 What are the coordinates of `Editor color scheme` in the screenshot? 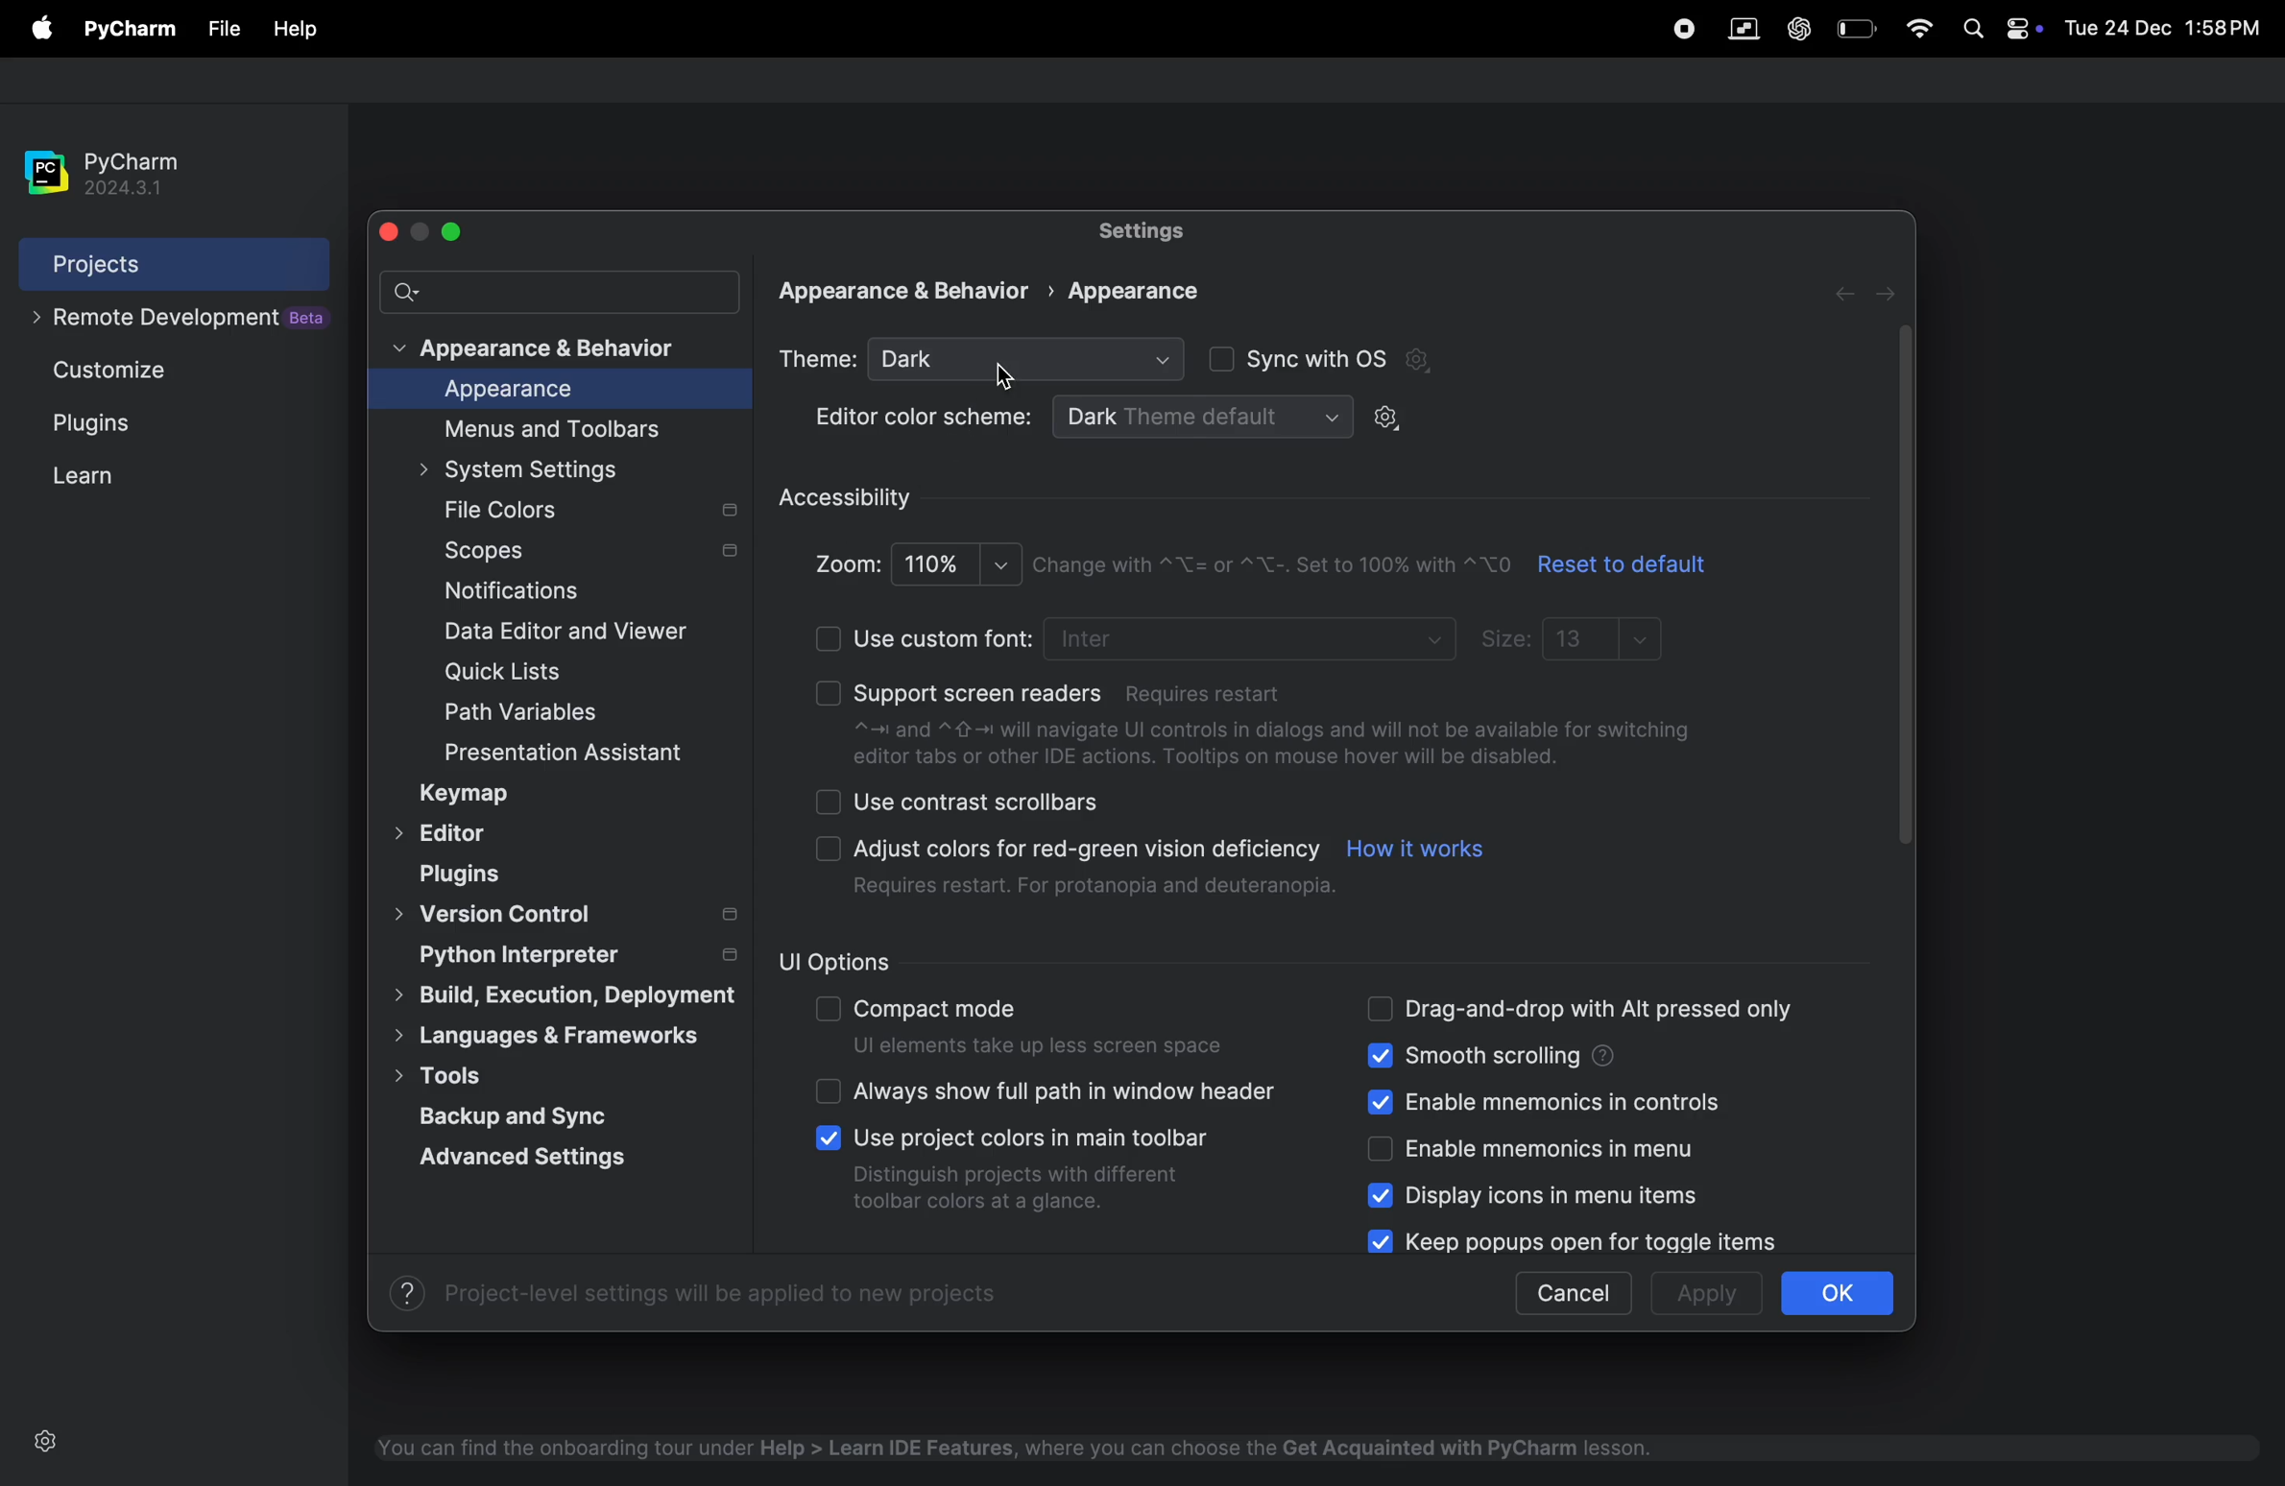 It's located at (925, 419).